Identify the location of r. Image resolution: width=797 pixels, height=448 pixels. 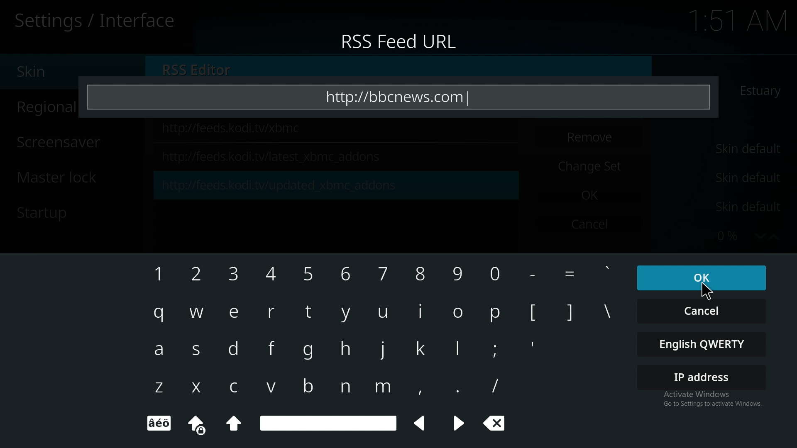
(271, 314).